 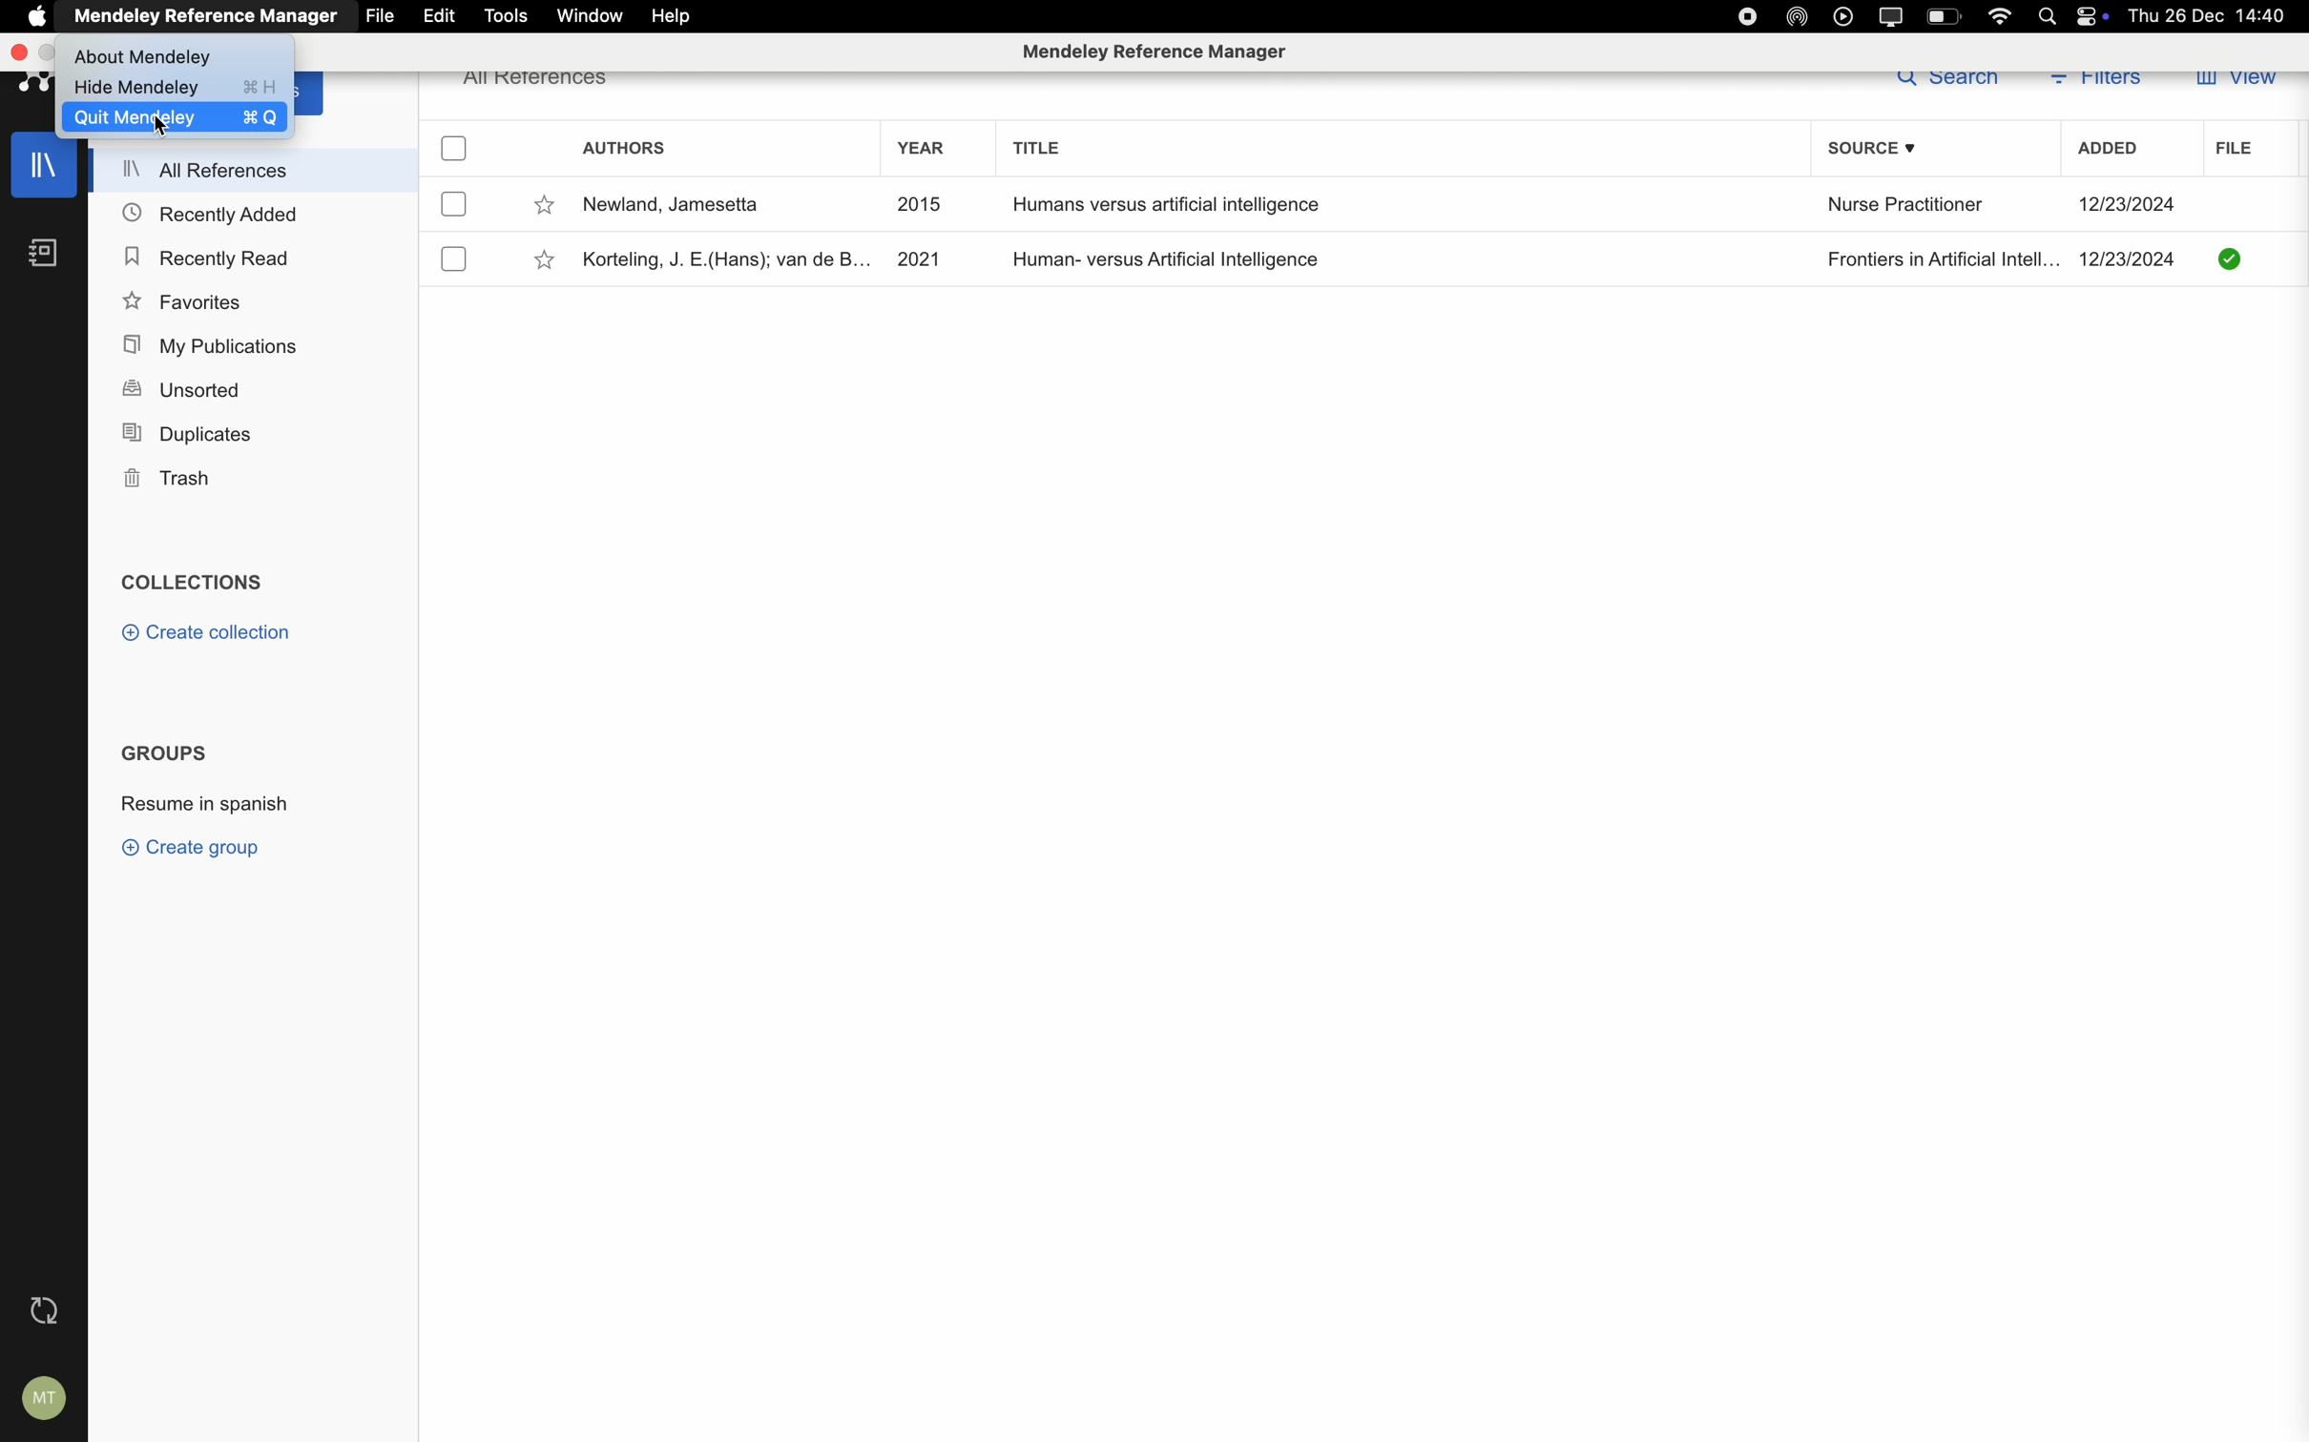 I want to click on create collection, so click(x=211, y=631).